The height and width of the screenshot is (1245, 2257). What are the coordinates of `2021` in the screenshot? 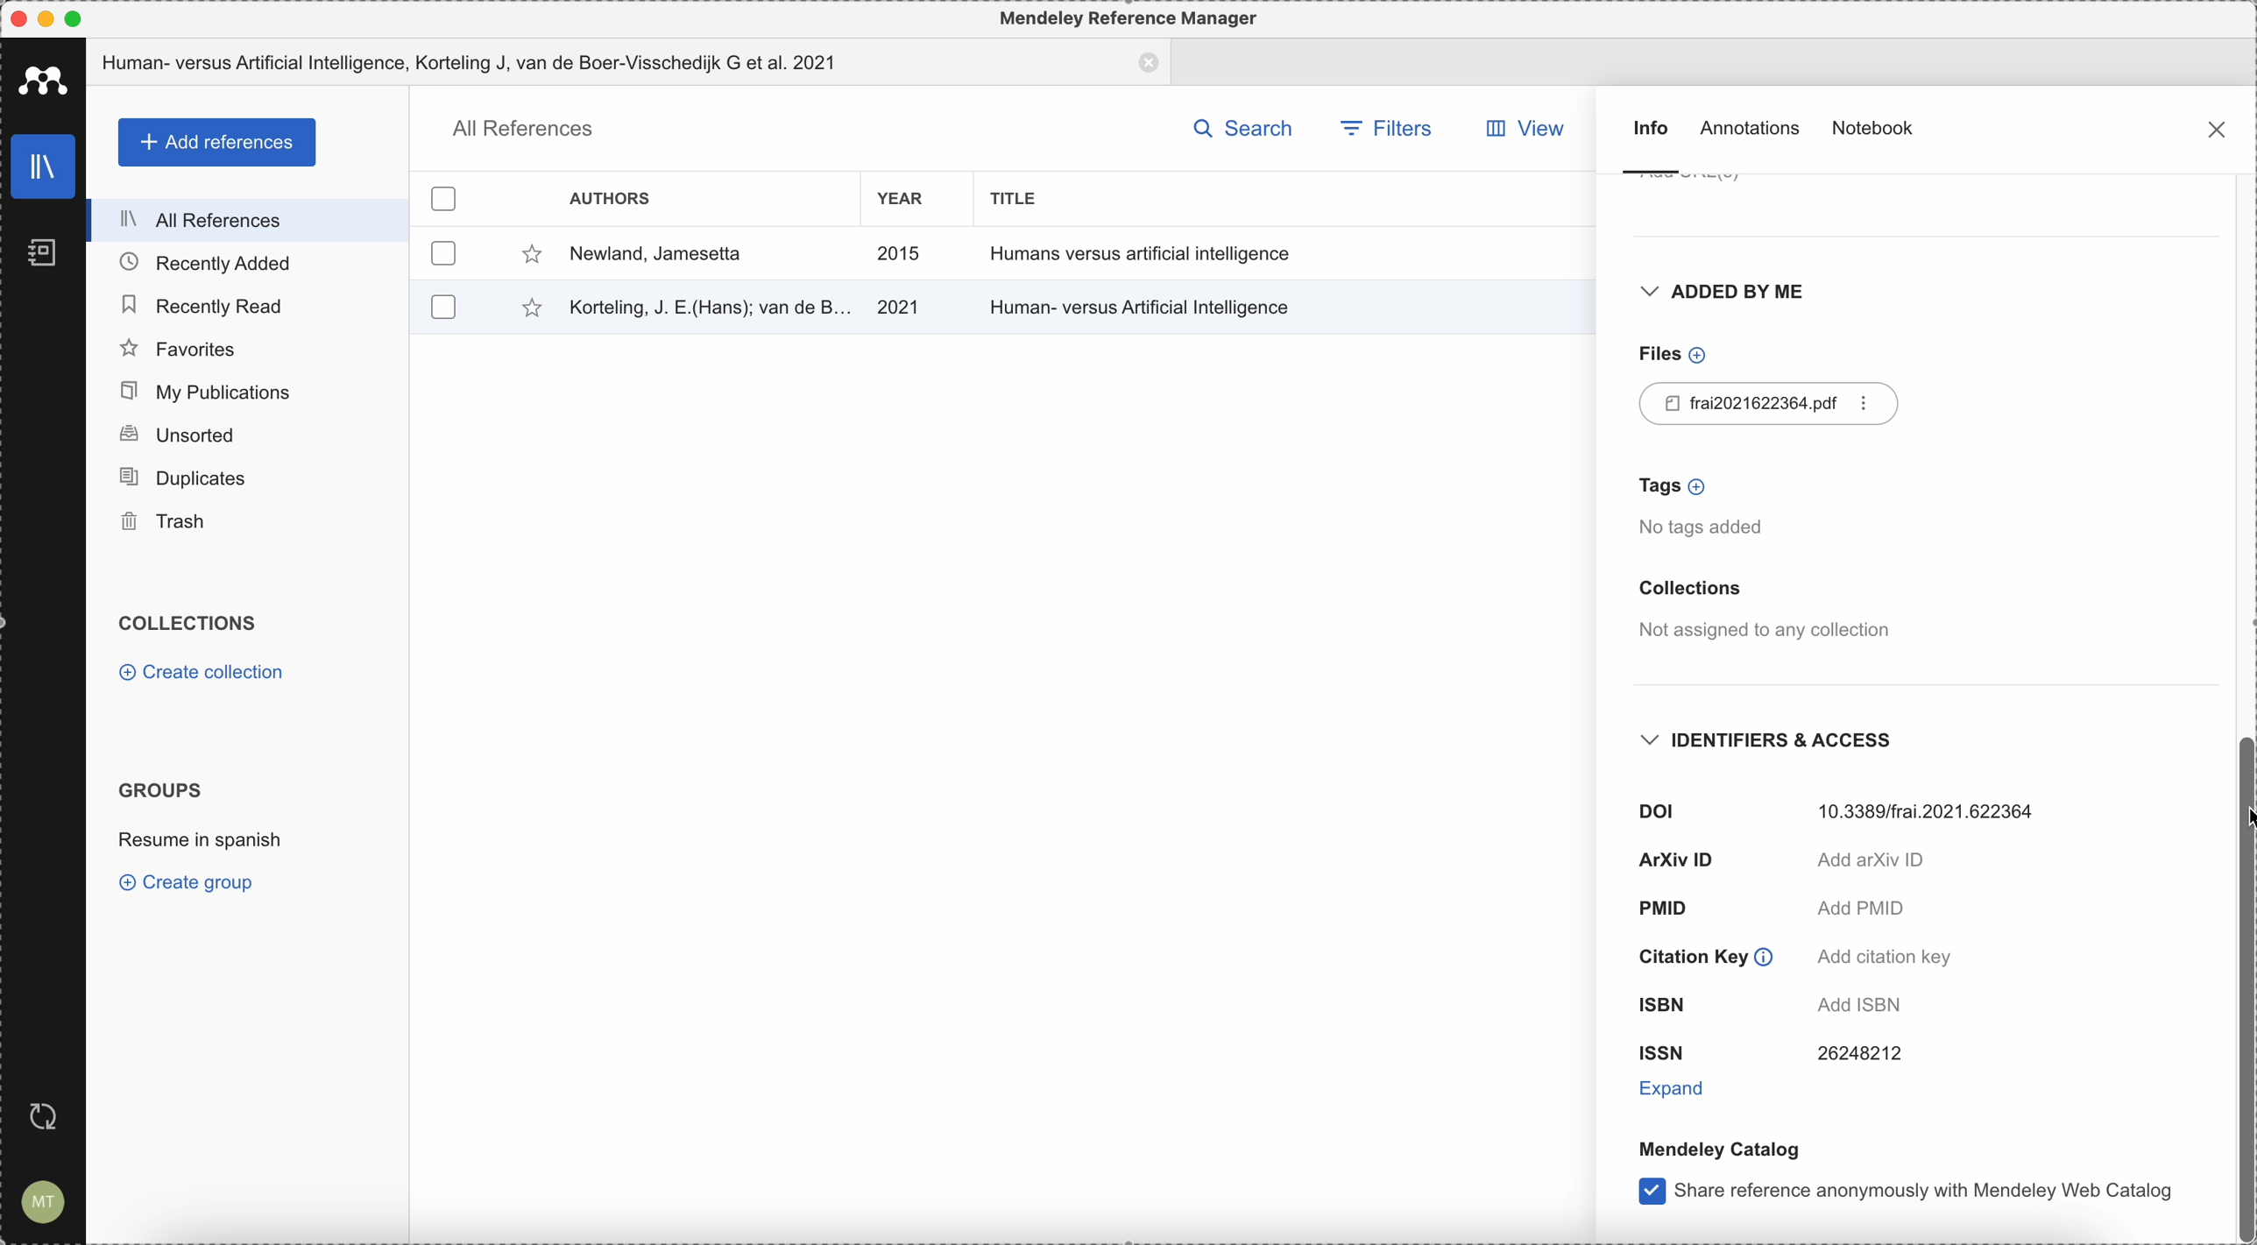 It's located at (899, 308).